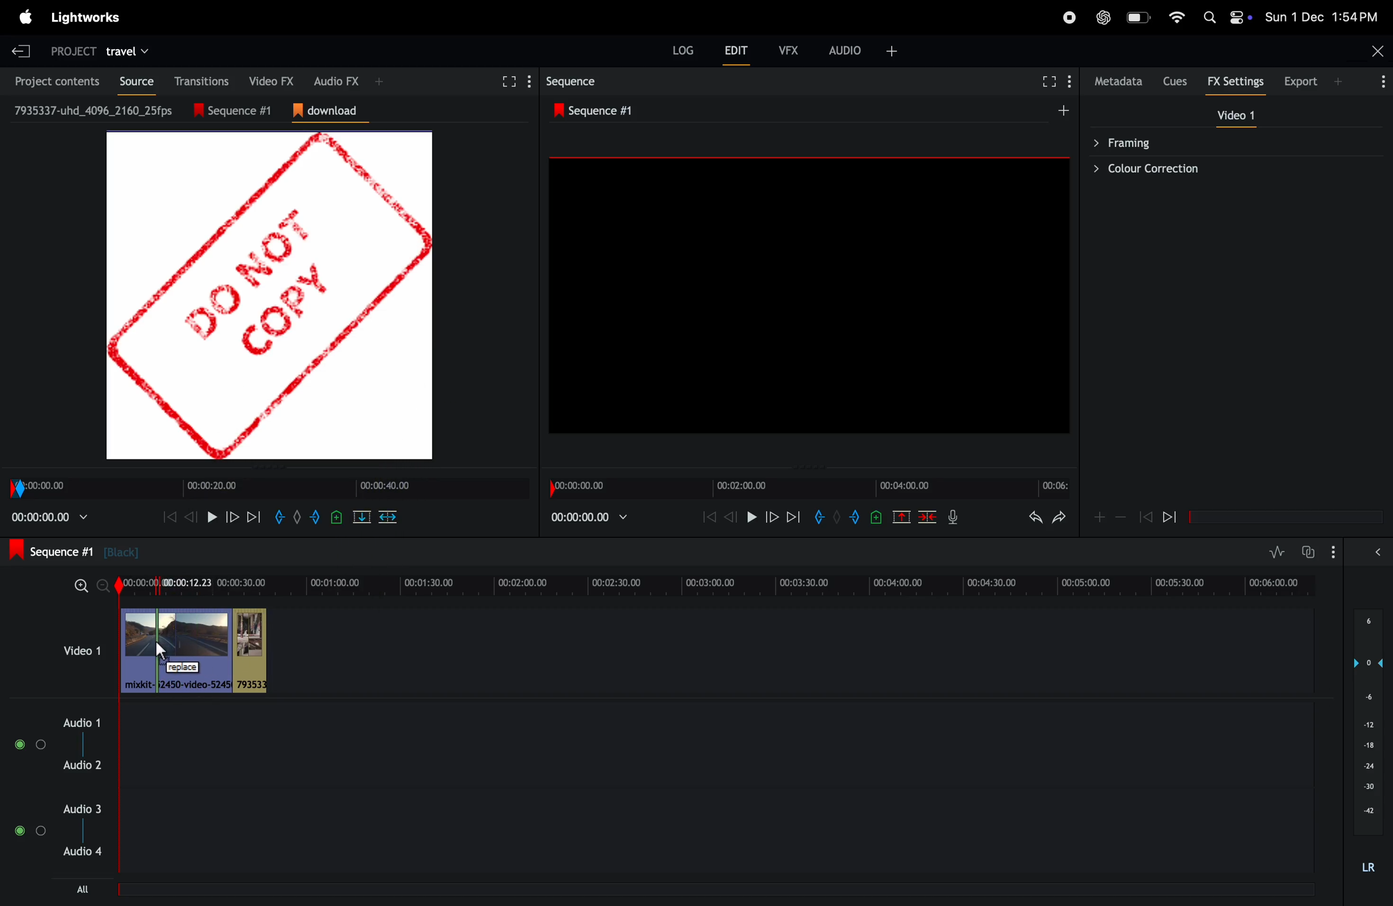 This screenshot has height=906, width=1393. Describe the element at coordinates (731, 516) in the screenshot. I see `previous frame` at that location.